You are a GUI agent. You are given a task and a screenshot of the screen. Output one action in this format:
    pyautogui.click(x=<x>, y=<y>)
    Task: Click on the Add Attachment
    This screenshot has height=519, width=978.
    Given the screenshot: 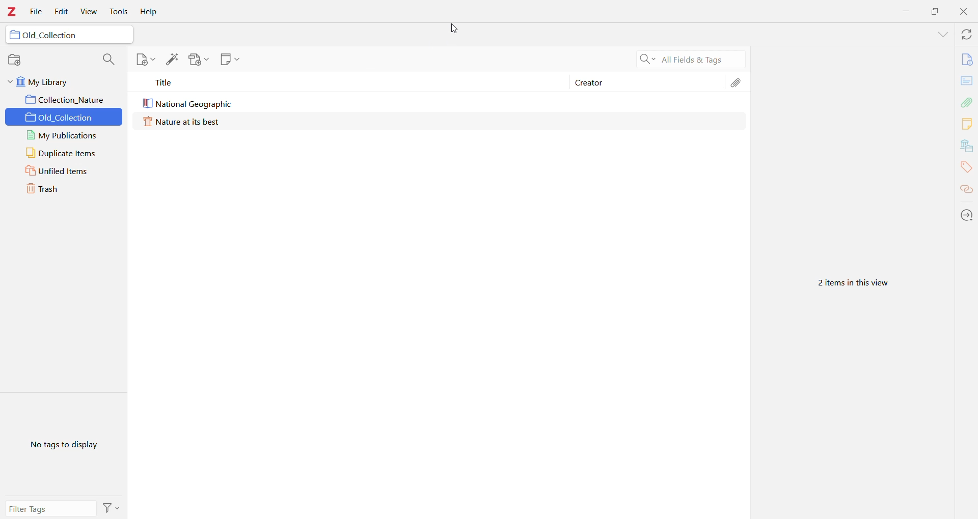 What is the action you would take?
    pyautogui.click(x=199, y=61)
    